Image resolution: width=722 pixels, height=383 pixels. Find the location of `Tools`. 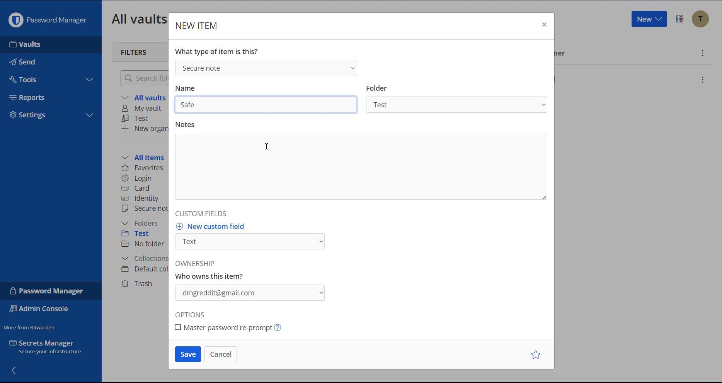

Tools is located at coordinates (51, 78).